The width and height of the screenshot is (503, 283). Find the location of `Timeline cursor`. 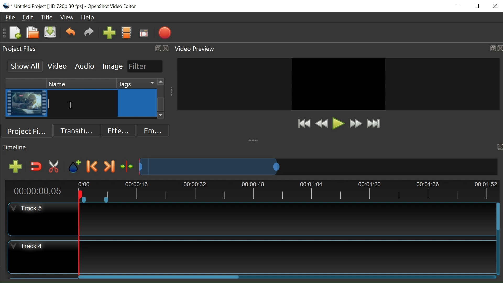

Timeline cursor is located at coordinates (78, 233).